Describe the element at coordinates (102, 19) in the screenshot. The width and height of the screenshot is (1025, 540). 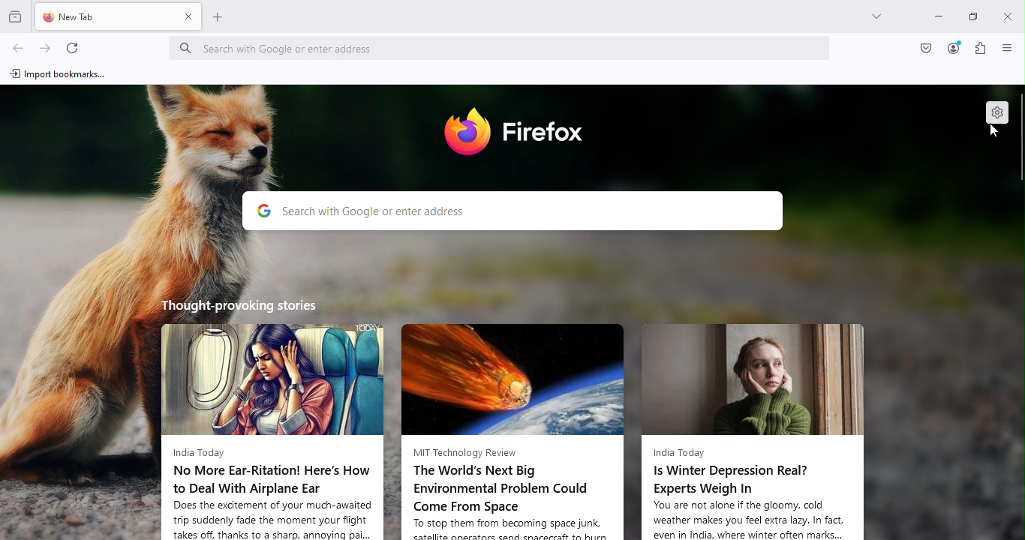
I see `New tab` at that location.